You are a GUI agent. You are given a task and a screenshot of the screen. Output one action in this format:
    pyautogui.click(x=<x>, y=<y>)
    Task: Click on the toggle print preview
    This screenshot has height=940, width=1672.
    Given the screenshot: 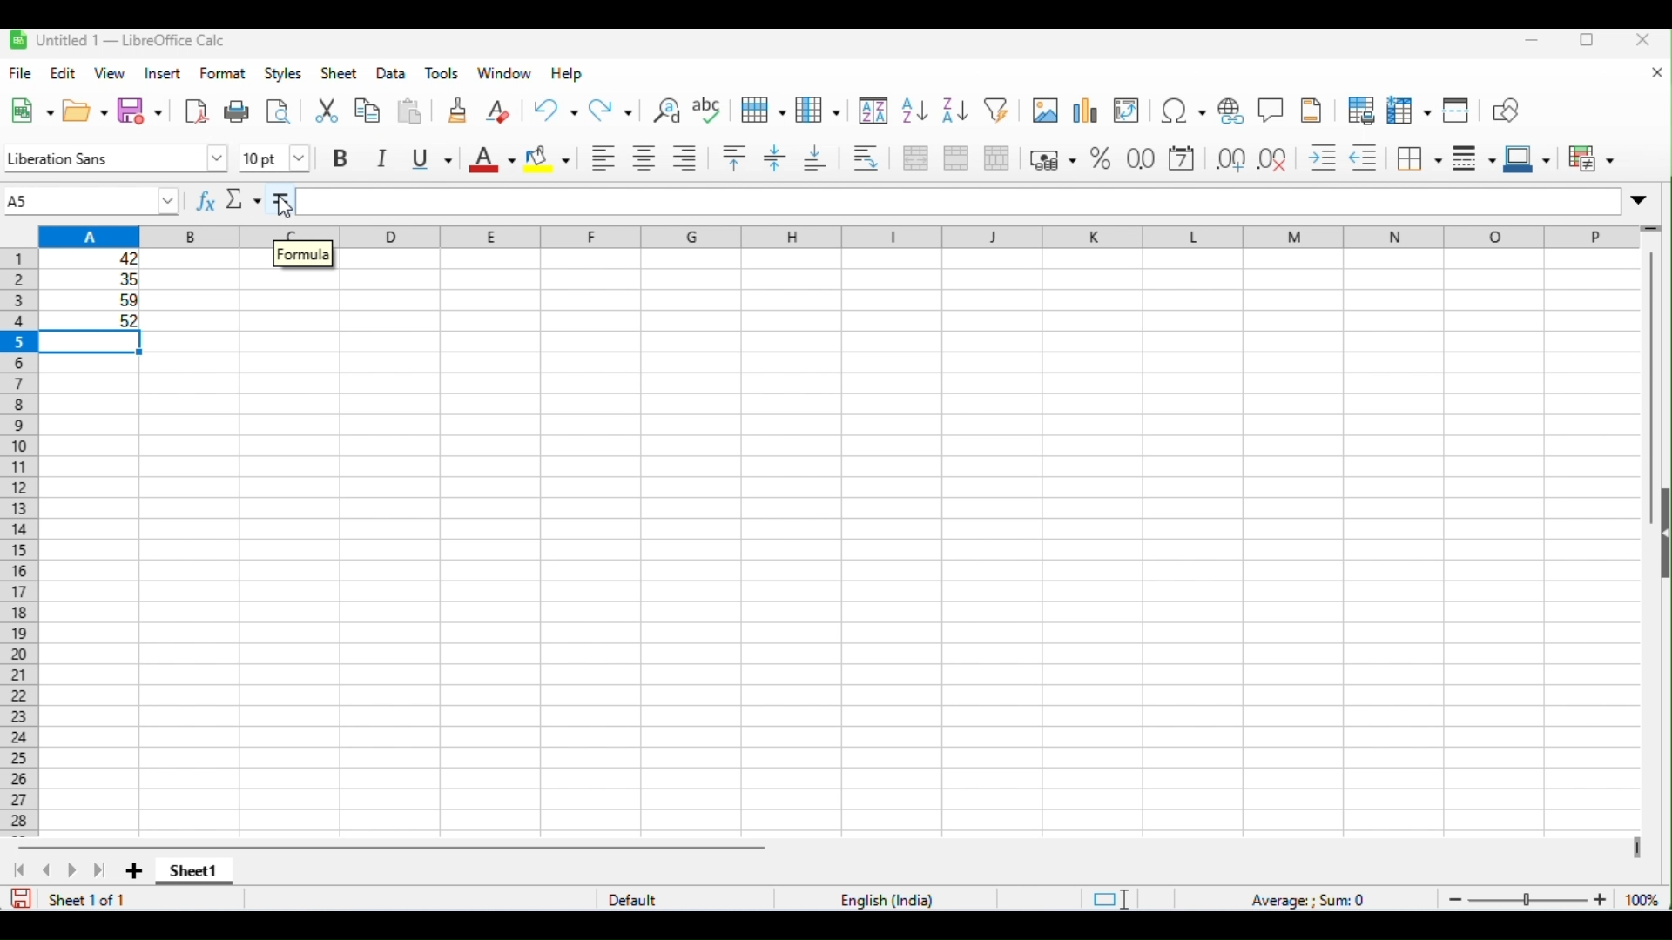 What is the action you would take?
    pyautogui.click(x=1358, y=110)
    